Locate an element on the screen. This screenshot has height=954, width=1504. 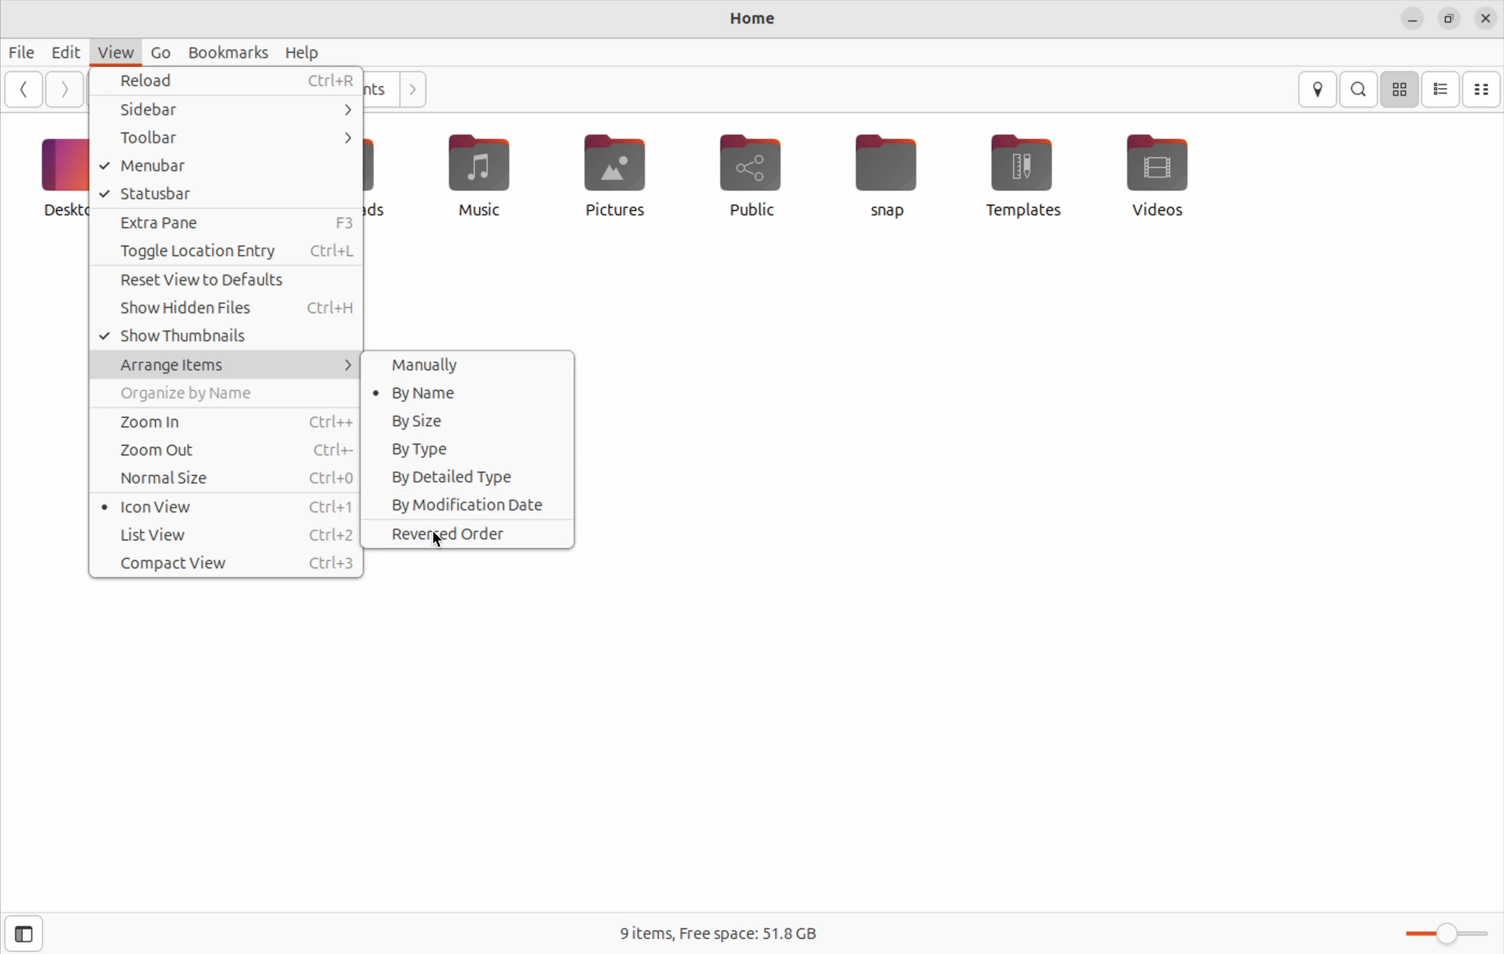
by name is located at coordinates (470, 392).